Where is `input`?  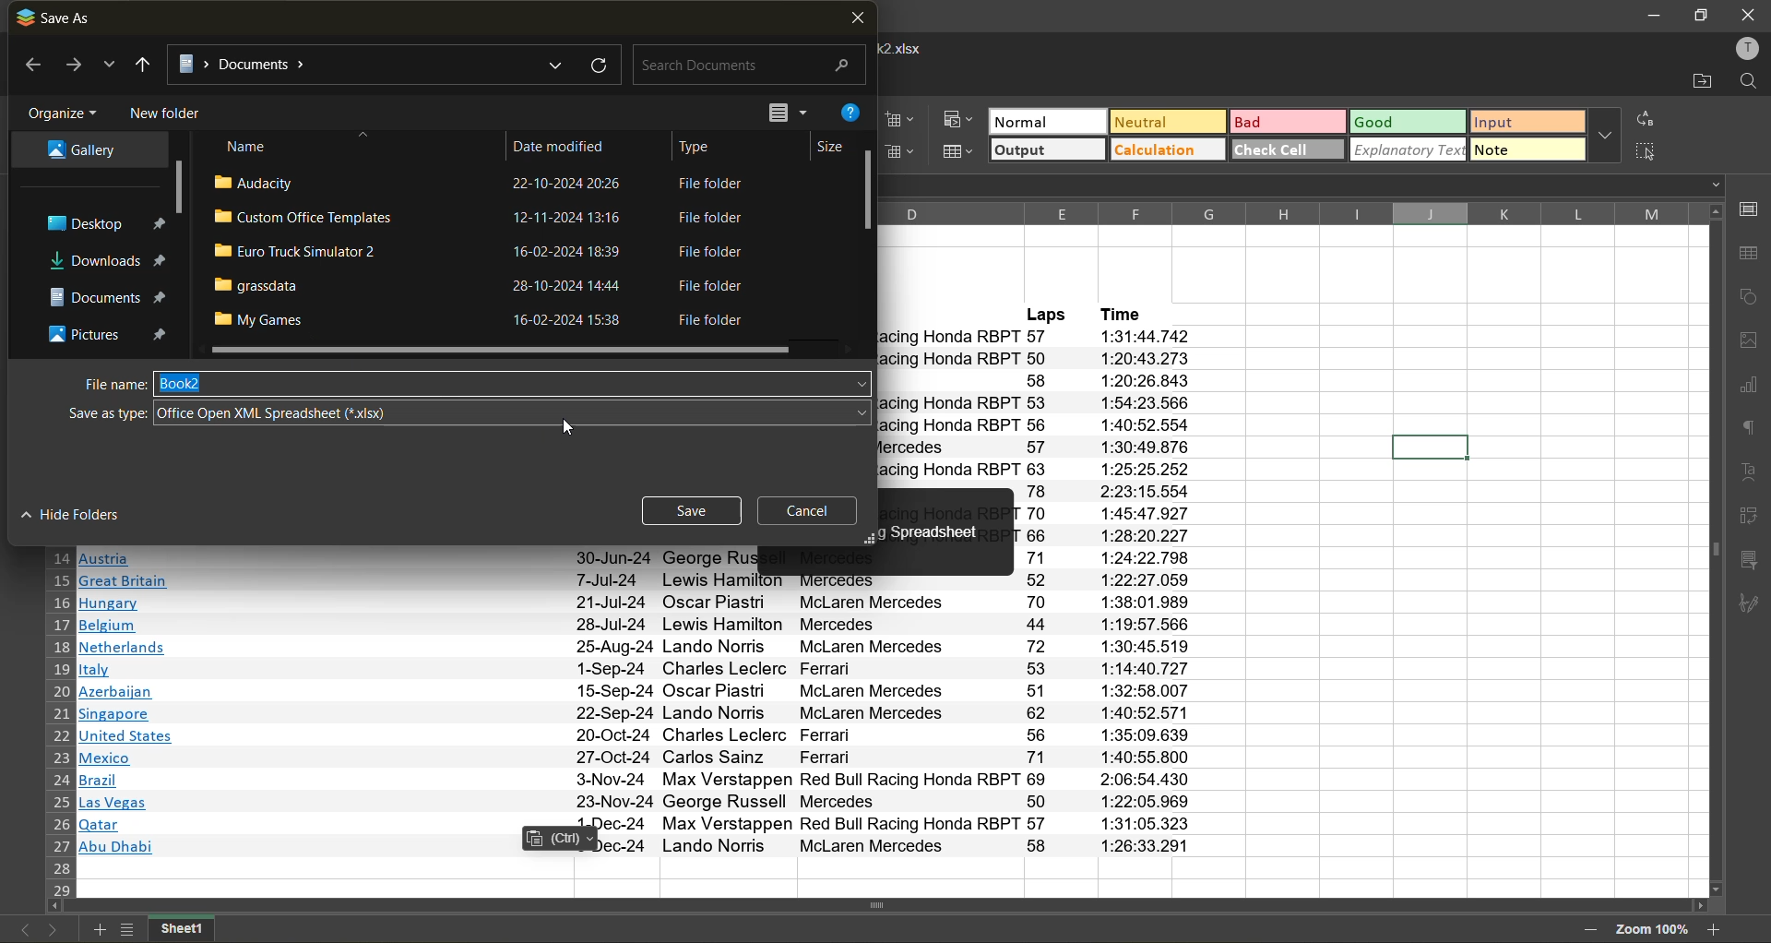
input is located at coordinates (1527, 121).